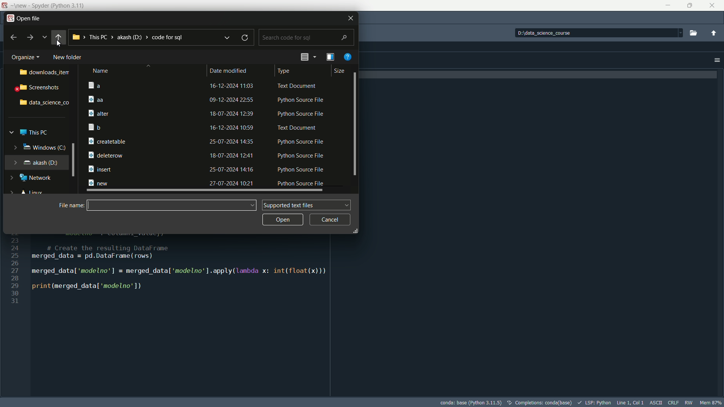  What do you see at coordinates (340, 71) in the screenshot?
I see `size` at bounding box center [340, 71].